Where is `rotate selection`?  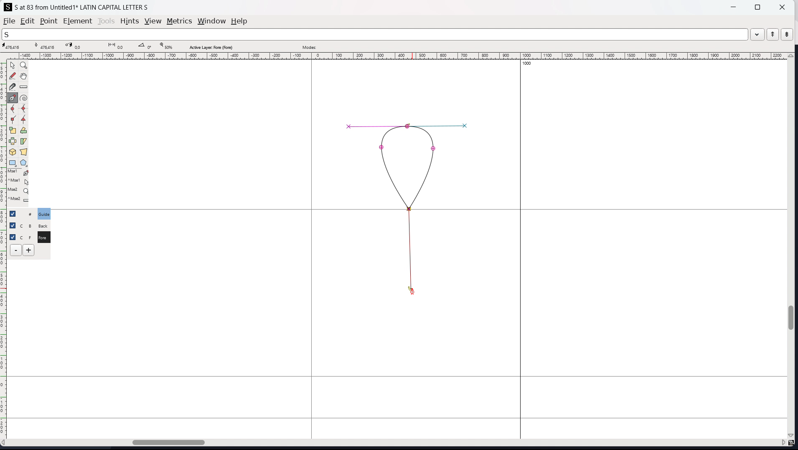 rotate selection is located at coordinates (24, 131).